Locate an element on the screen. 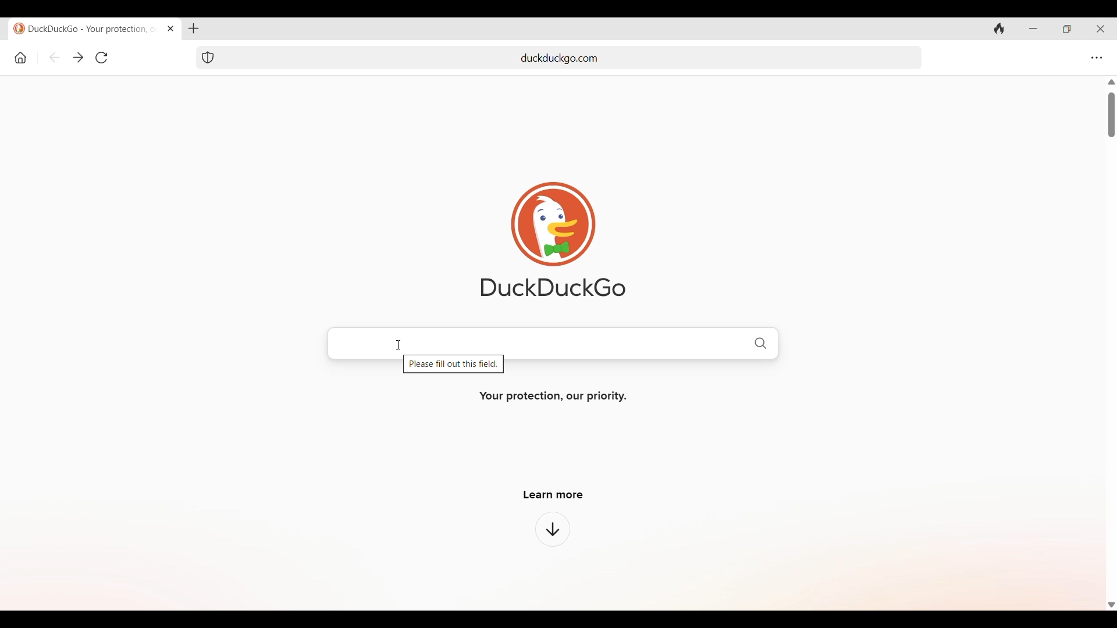 This screenshot has height=628, width=1117. Your protection, our priority. is located at coordinates (552, 397).